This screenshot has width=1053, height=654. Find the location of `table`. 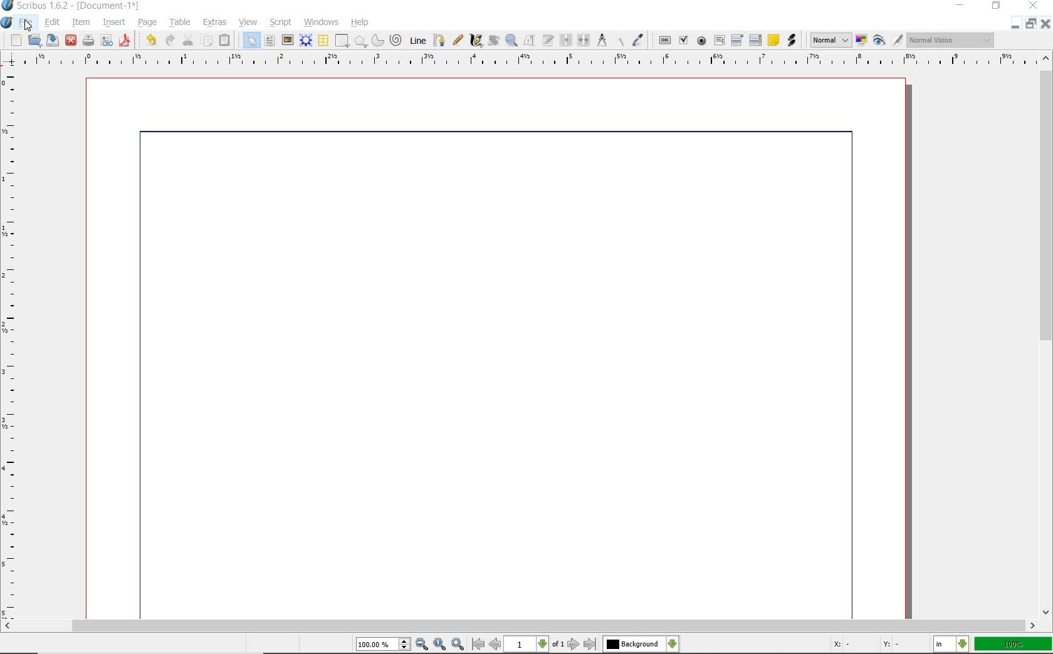

table is located at coordinates (323, 40).